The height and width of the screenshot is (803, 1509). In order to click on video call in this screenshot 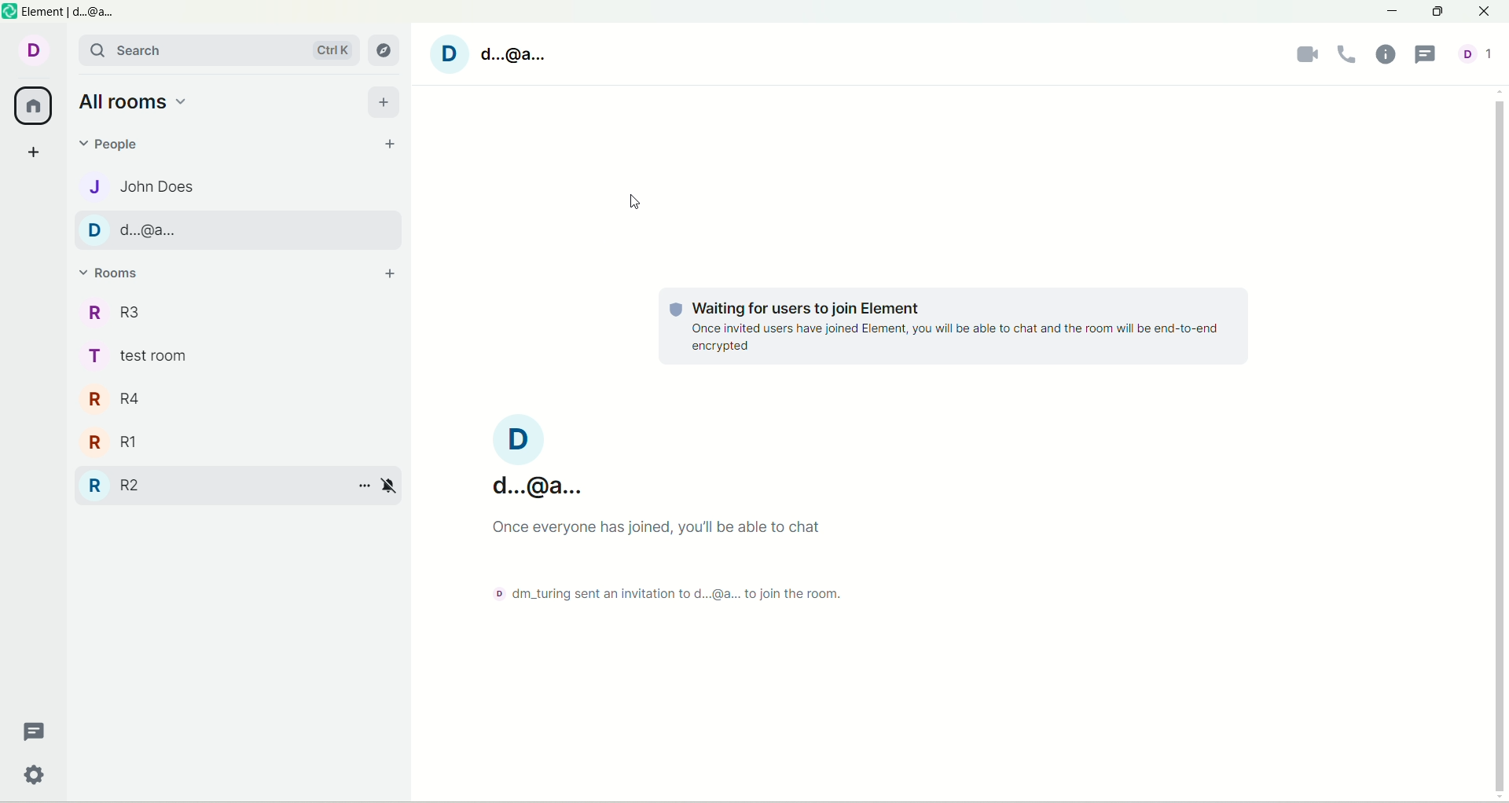, I will do `click(1307, 54)`.